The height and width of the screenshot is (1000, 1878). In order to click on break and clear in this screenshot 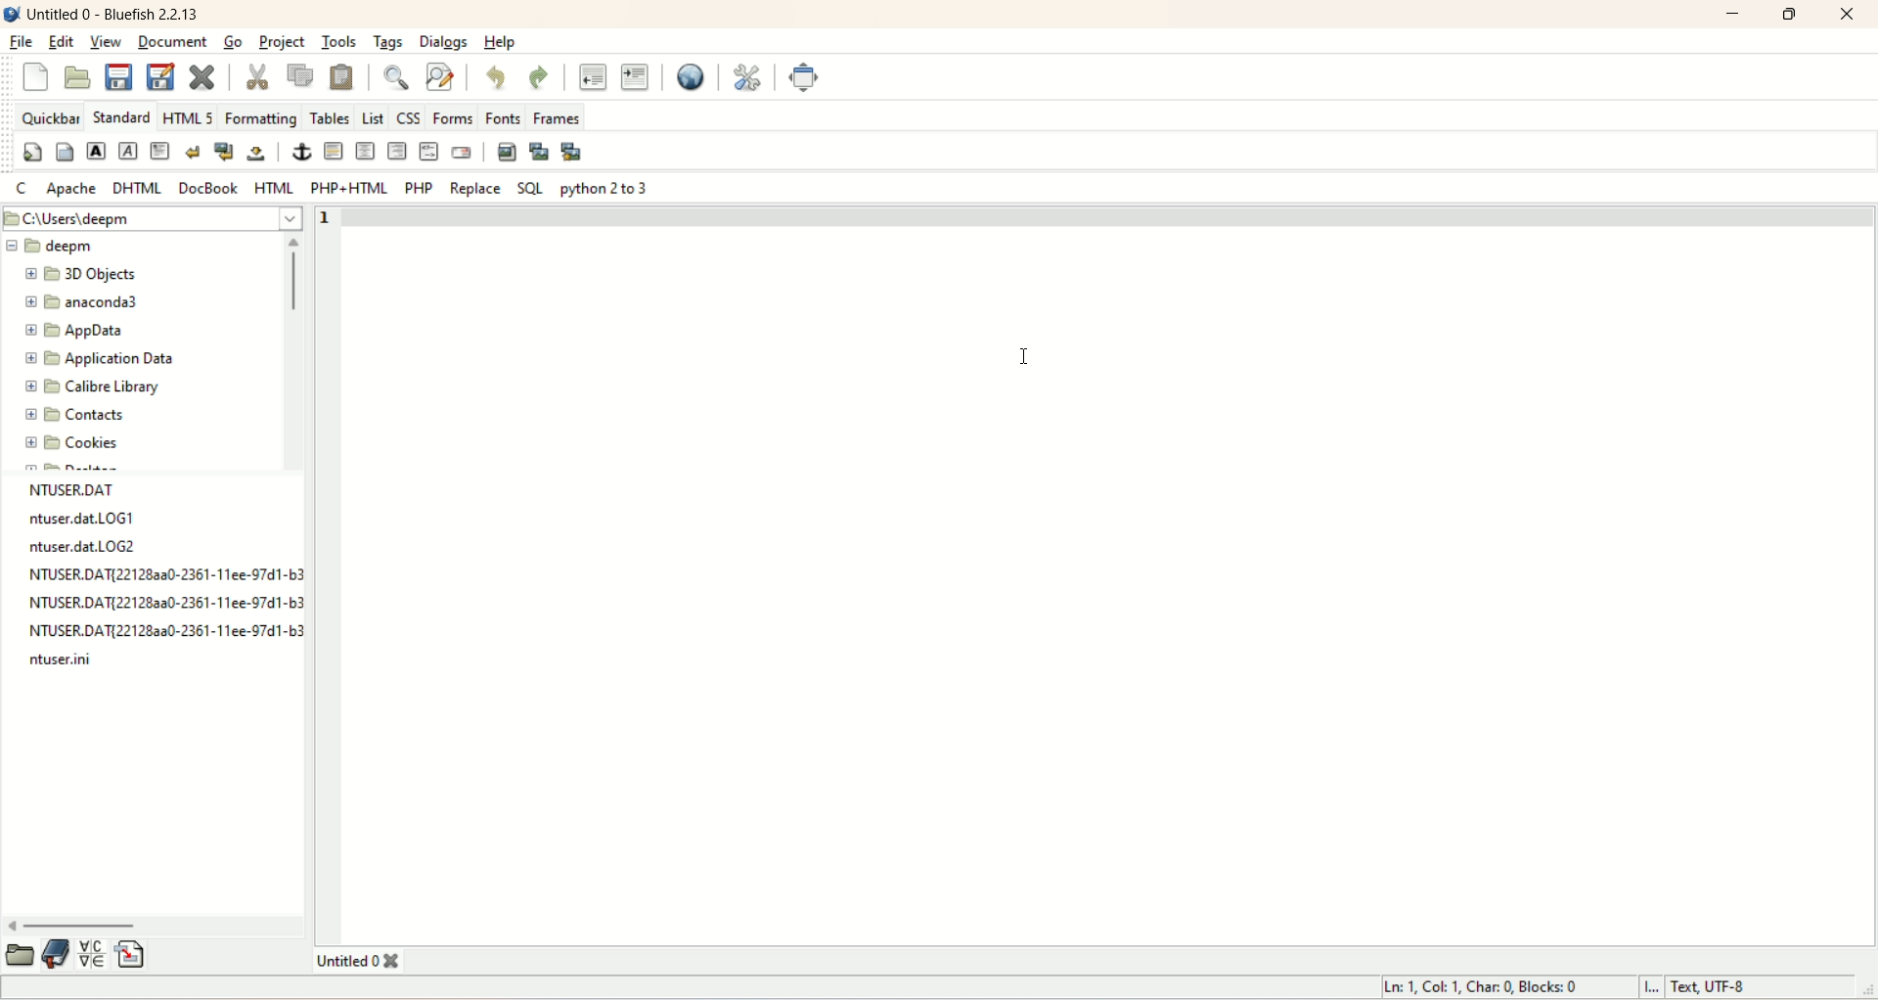, I will do `click(222, 153)`.